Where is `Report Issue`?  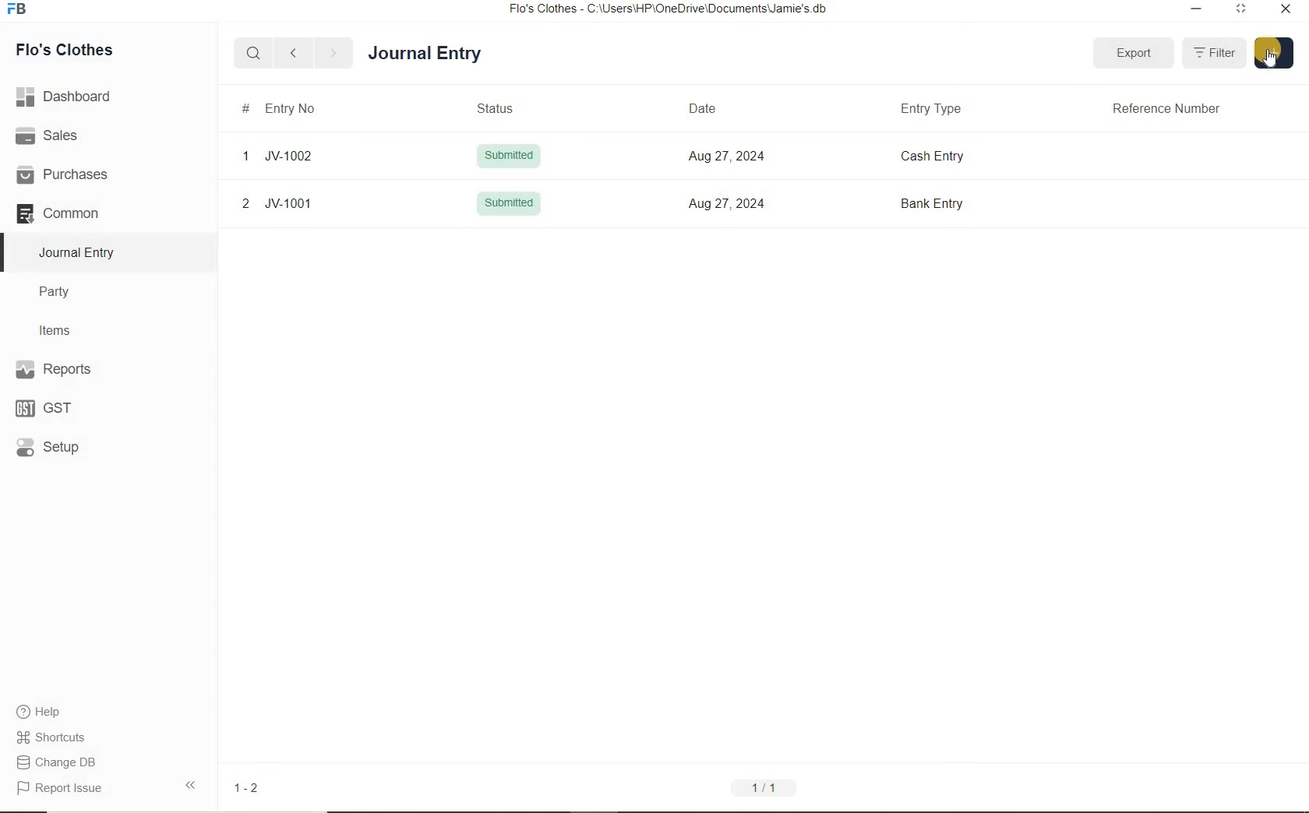
Report Issue is located at coordinates (59, 788).